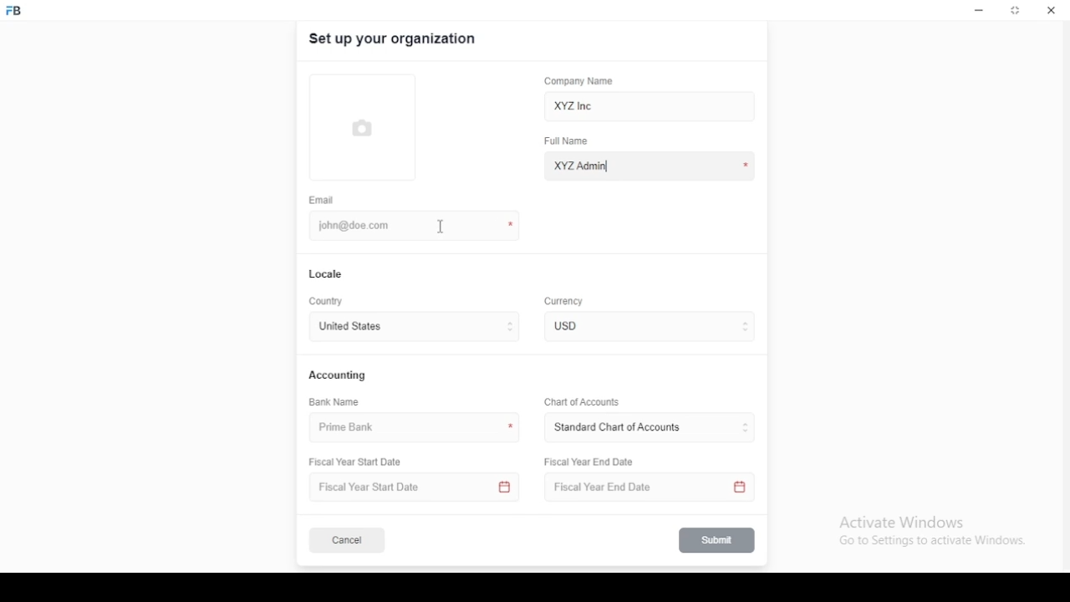 The image size is (1070, 602). I want to click on company name, so click(578, 81).